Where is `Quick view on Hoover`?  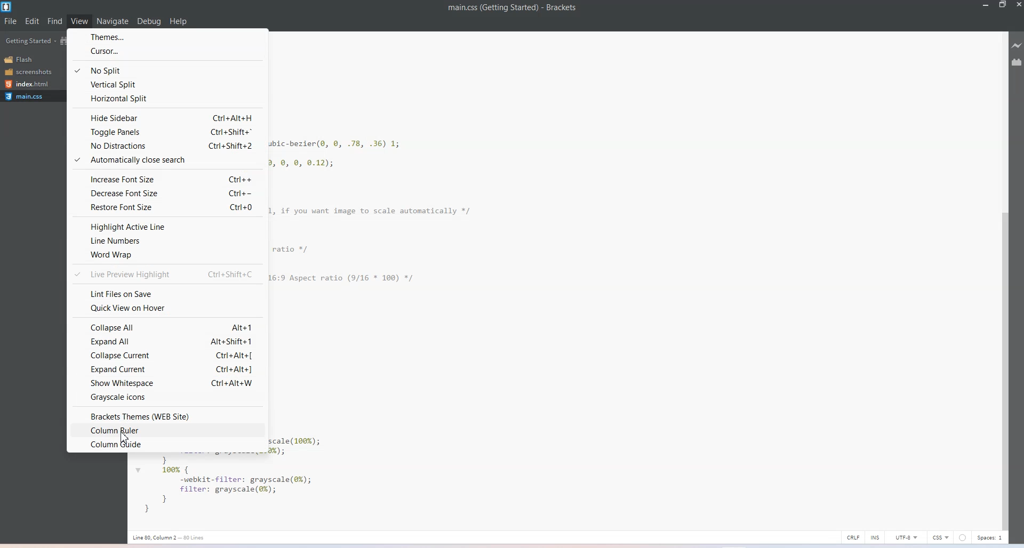
Quick view on Hoover is located at coordinates (167, 308).